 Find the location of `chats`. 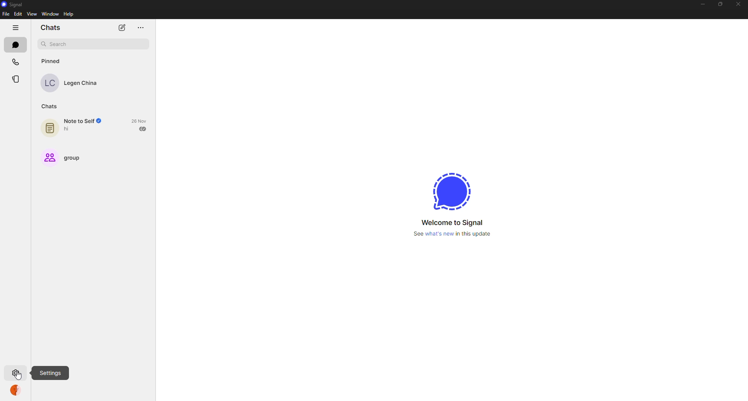

chats is located at coordinates (50, 28).